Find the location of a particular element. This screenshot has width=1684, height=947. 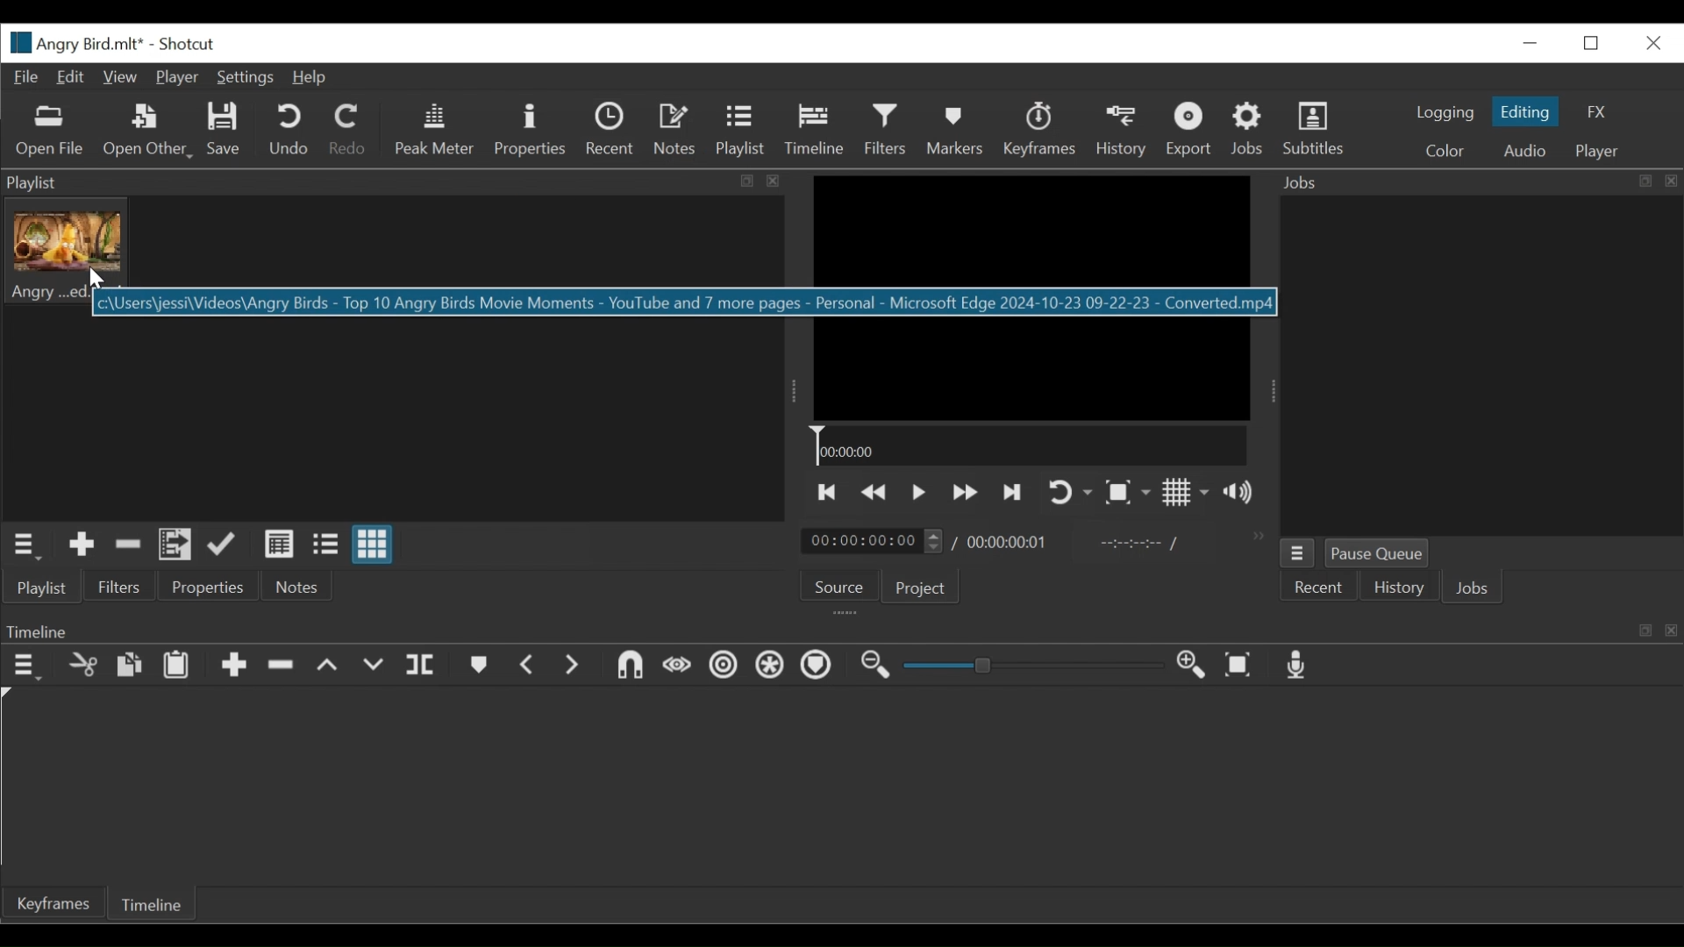

Timeline is located at coordinates (814, 129).